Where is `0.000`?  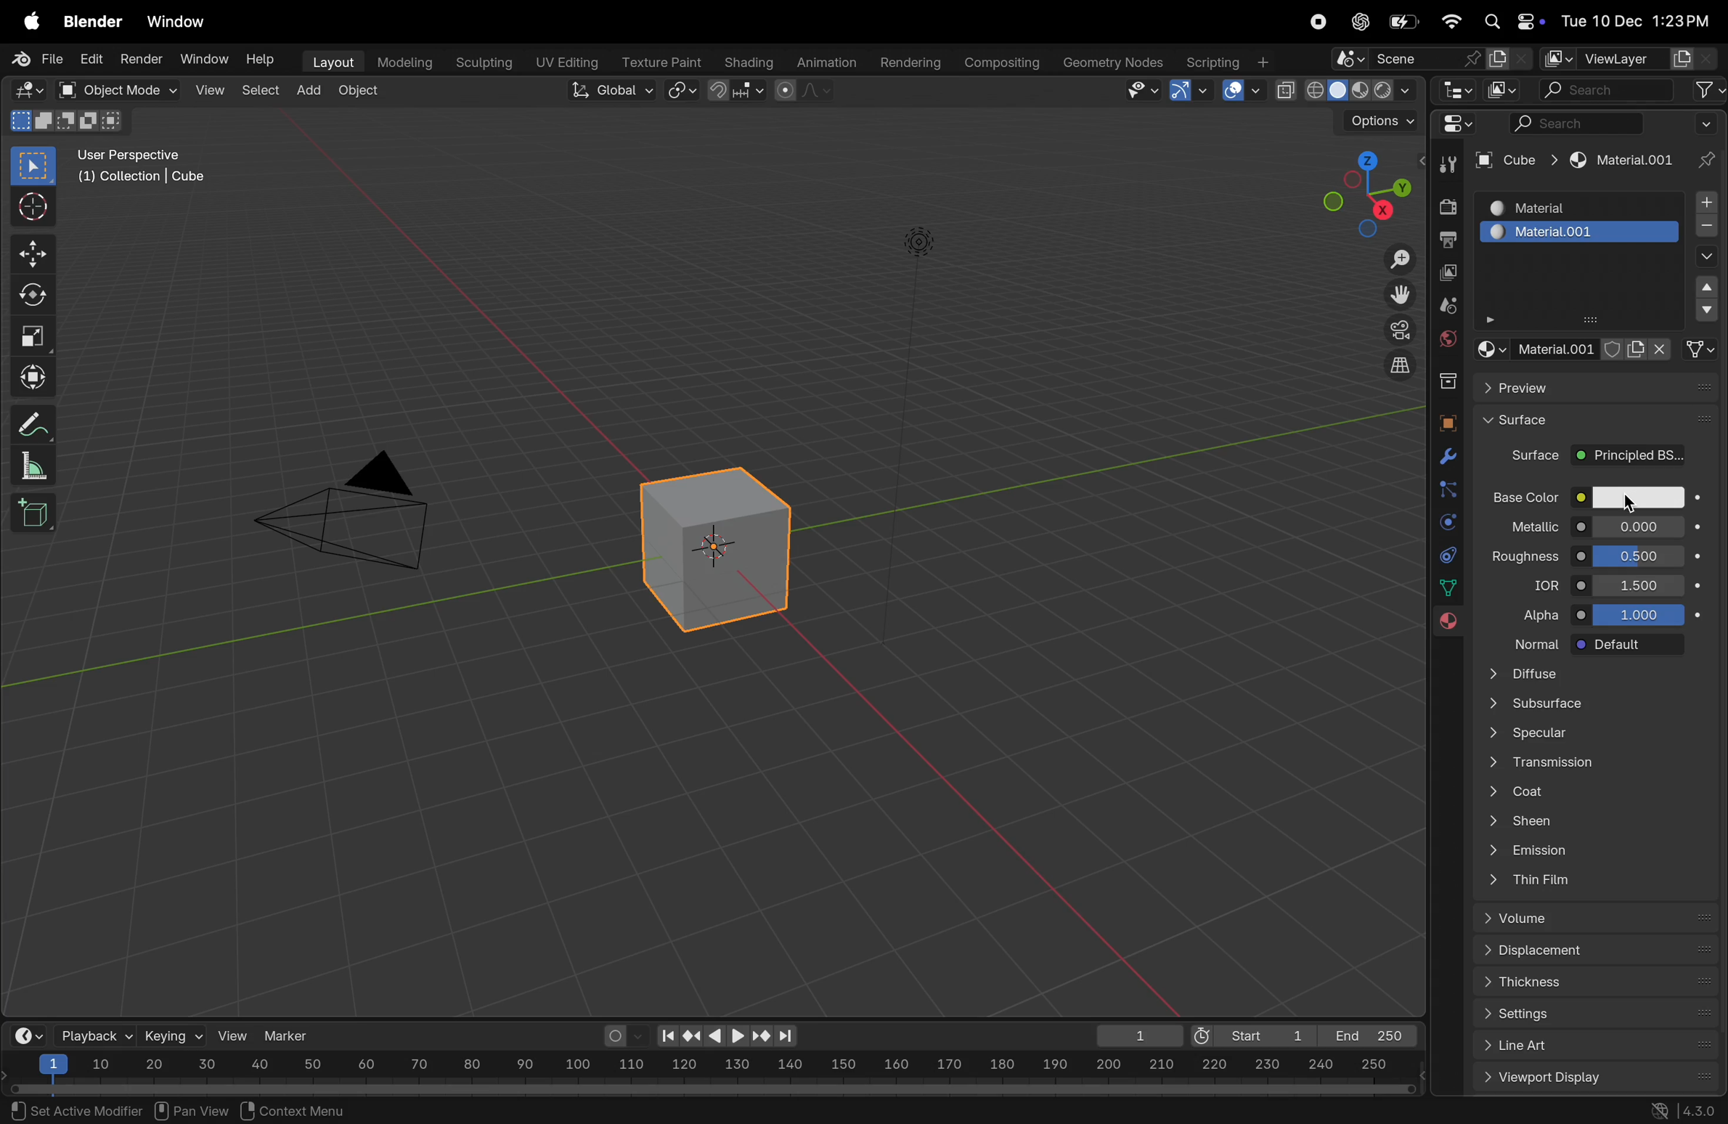 0.000 is located at coordinates (1641, 554).